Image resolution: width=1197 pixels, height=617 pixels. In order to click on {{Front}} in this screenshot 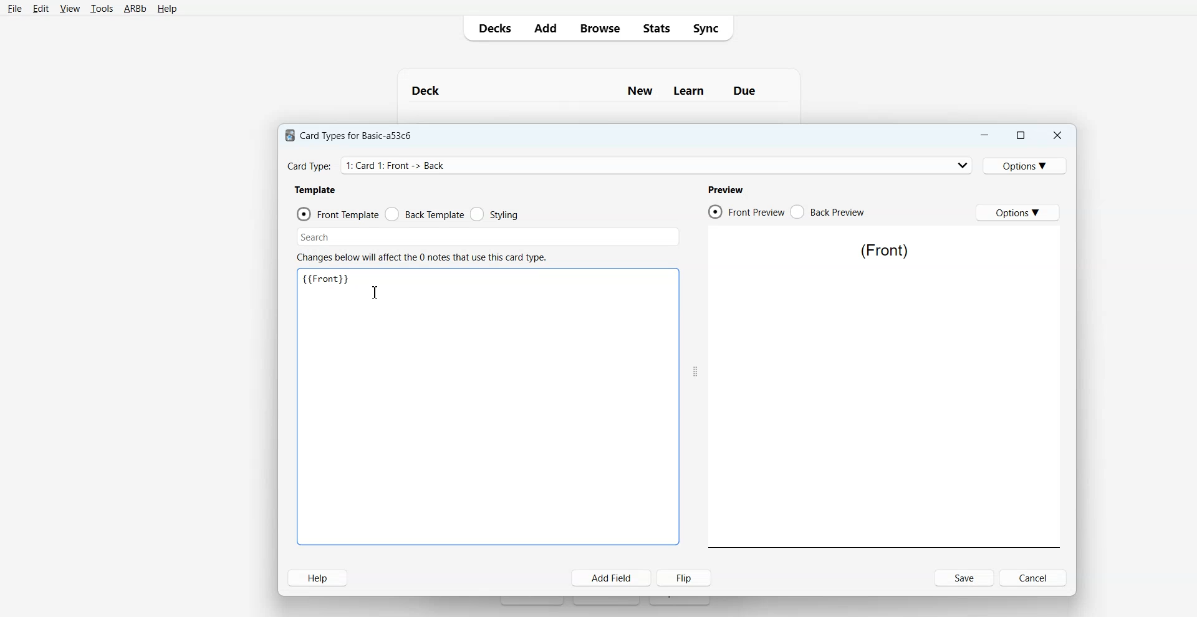, I will do `click(327, 278)`.